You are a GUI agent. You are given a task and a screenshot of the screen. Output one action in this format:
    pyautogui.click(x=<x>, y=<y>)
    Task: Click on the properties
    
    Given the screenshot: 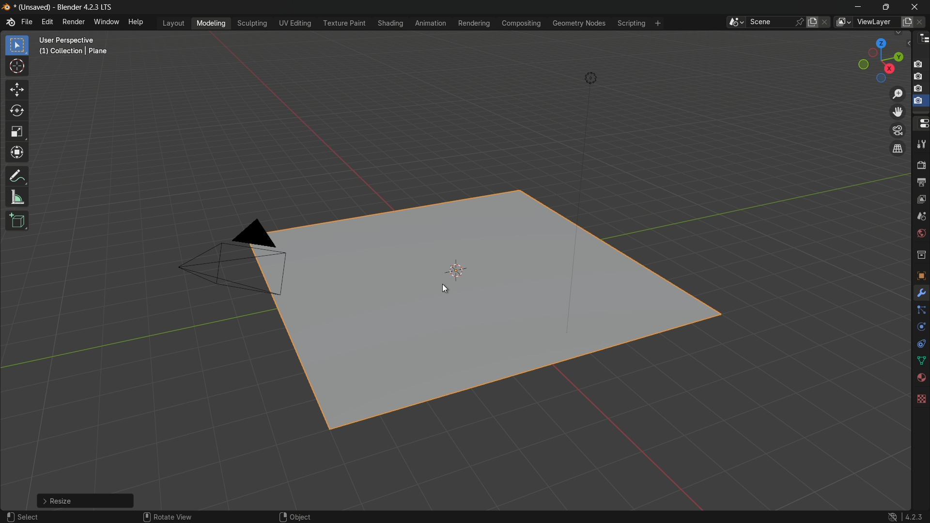 What is the action you would take?
    pyautogui.click(x=922, y=122)
    